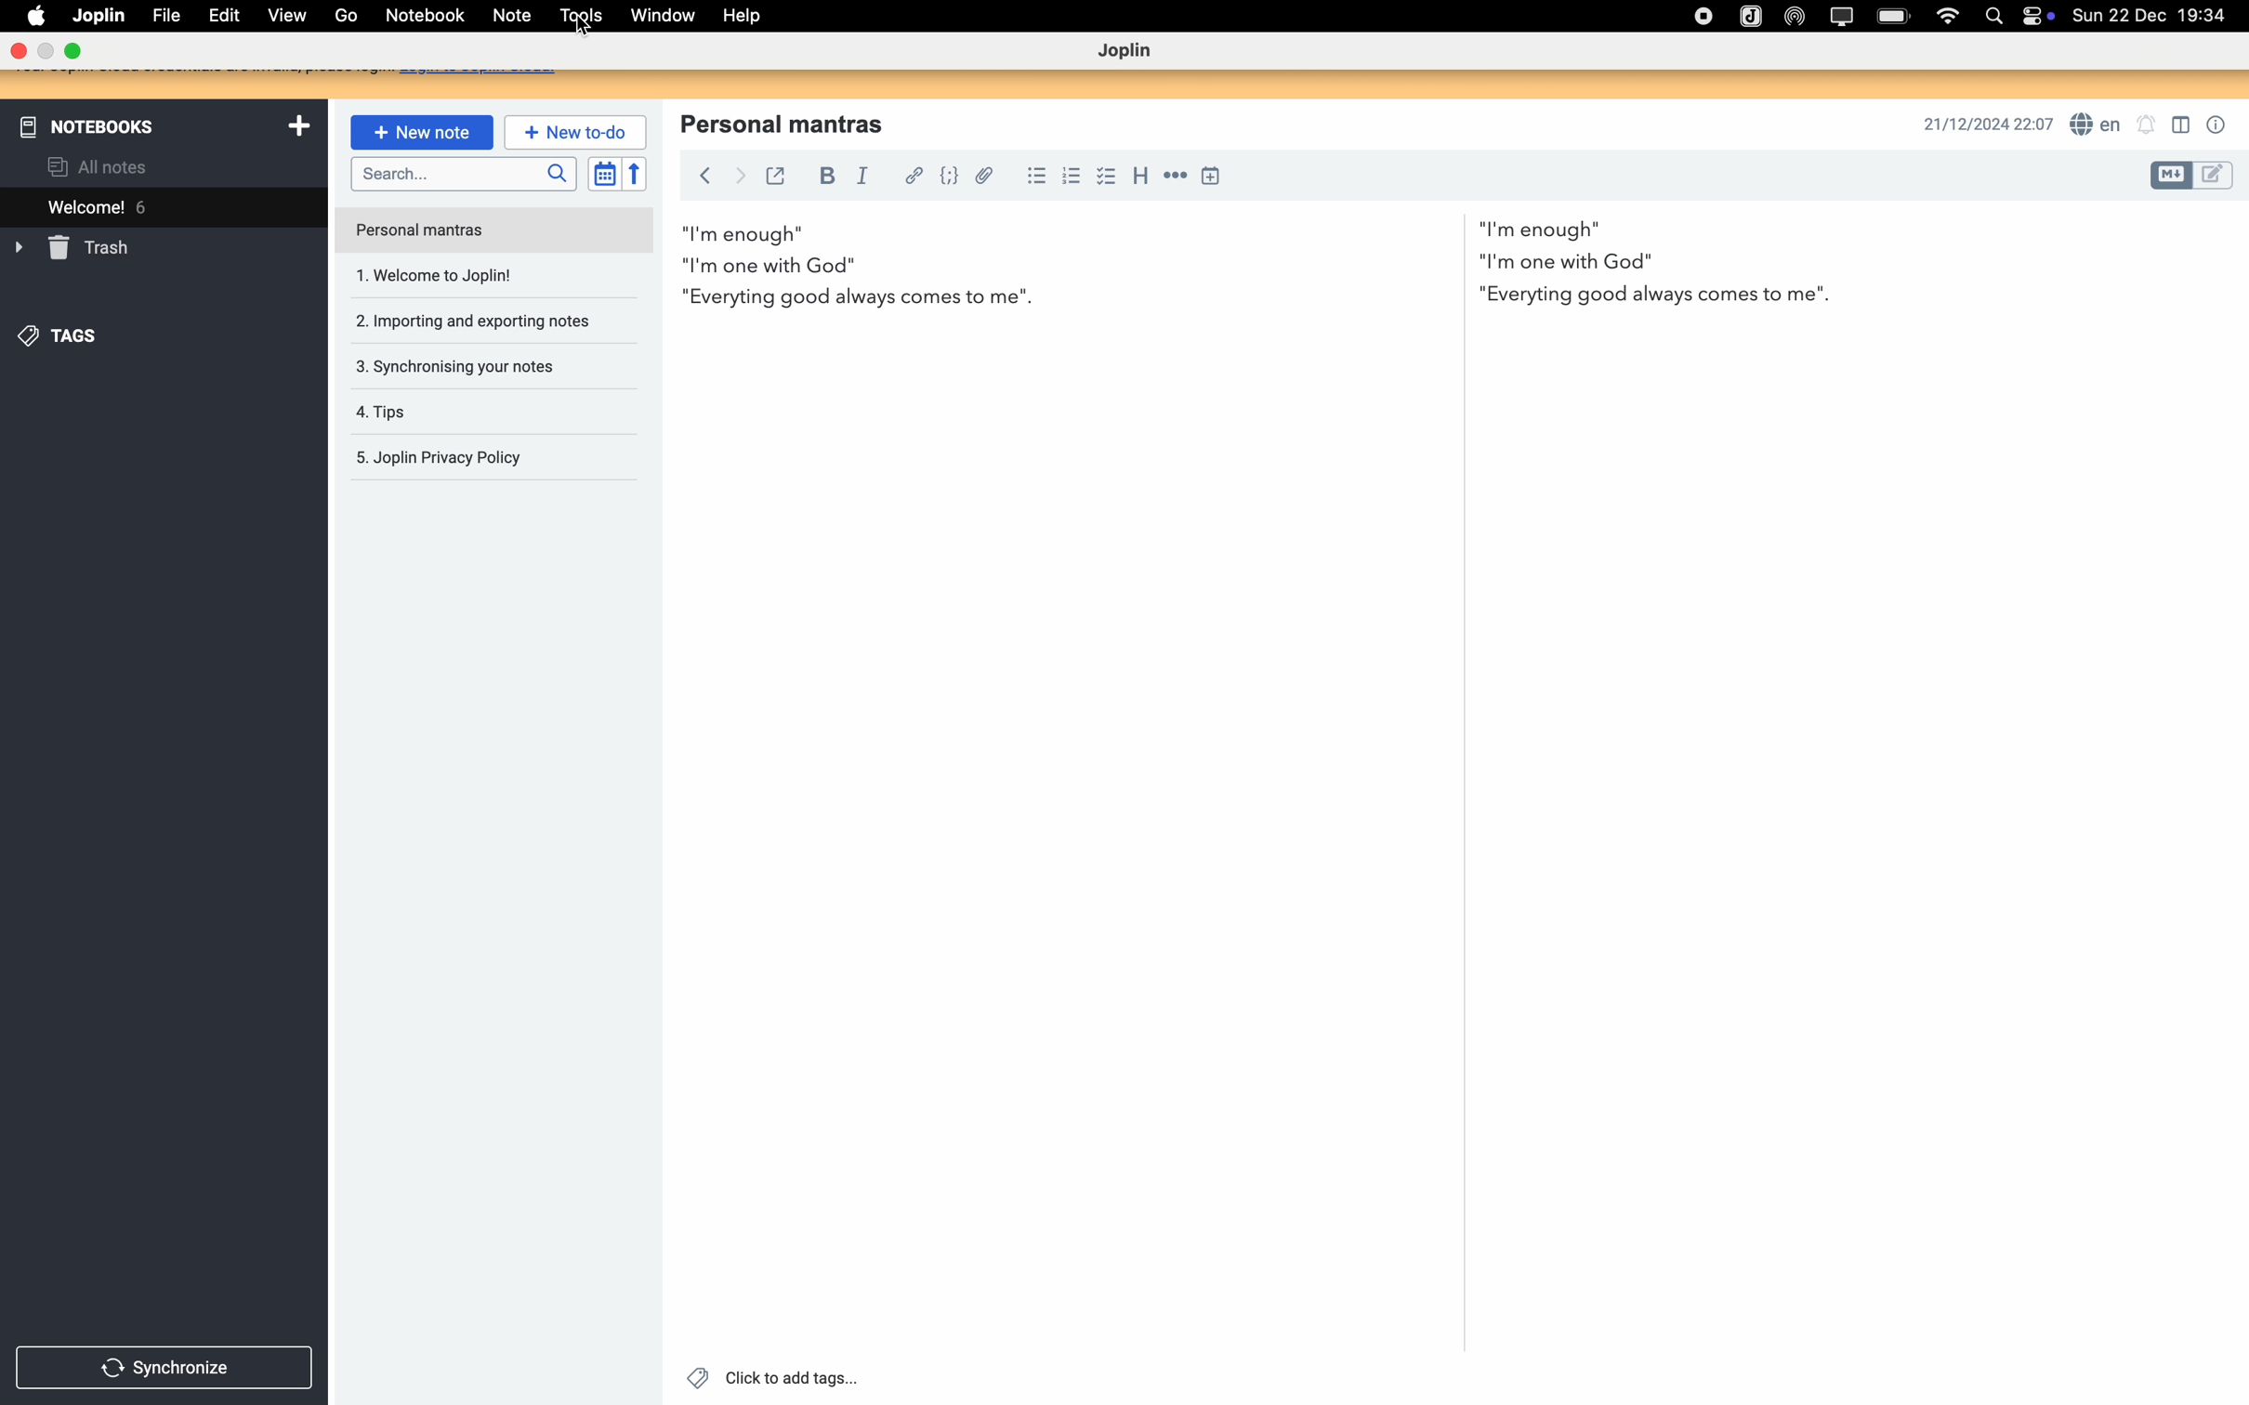  What do you see at coordinates (497, 228) in the screenshot?
I see `personal mantras note` at bounding box center [497, 228].